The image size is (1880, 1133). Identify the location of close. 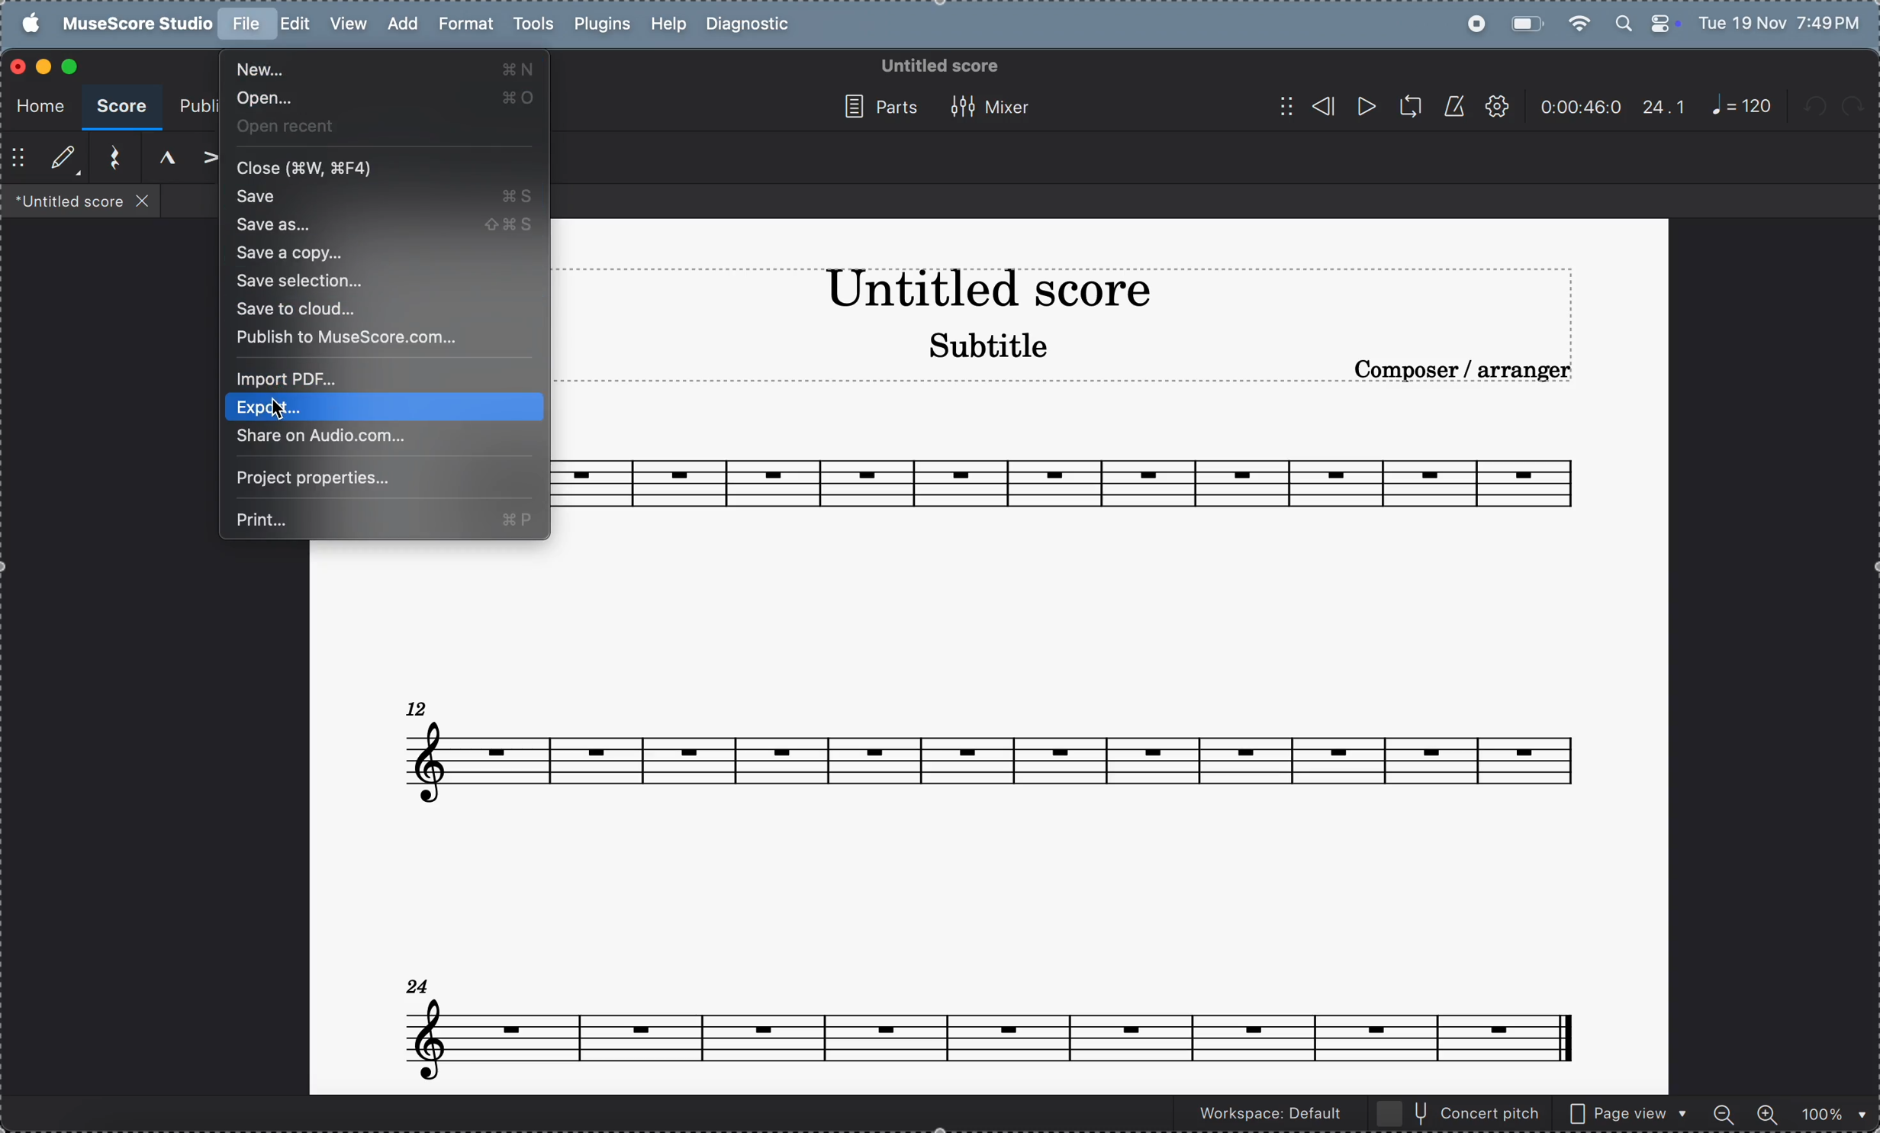
(386, 169).